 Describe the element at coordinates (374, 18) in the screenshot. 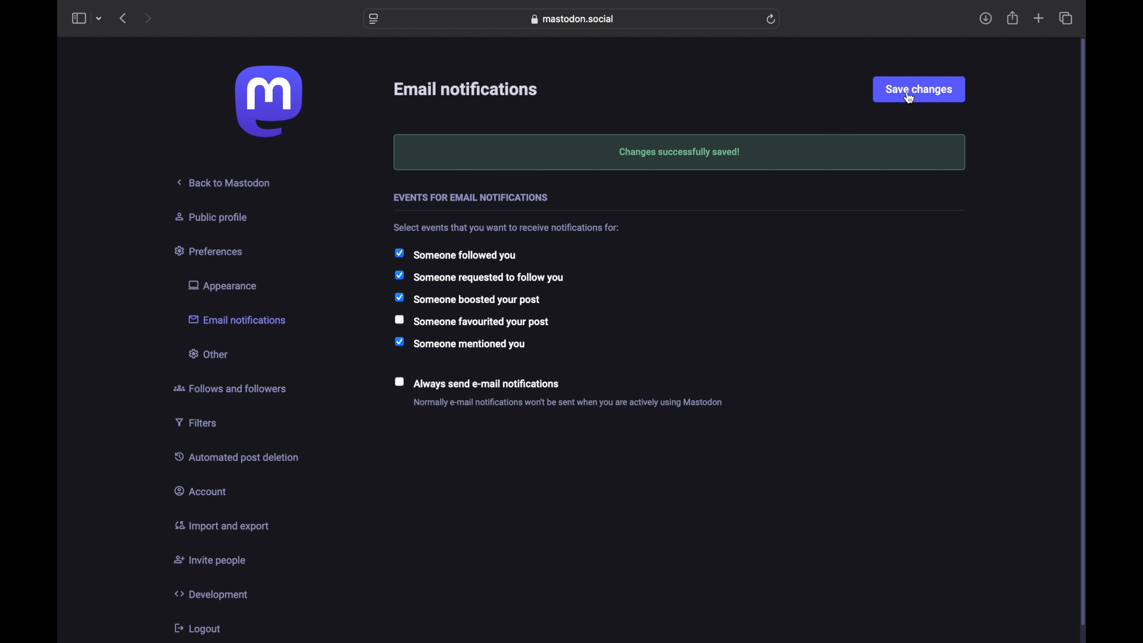

I see `website settings` at that location.